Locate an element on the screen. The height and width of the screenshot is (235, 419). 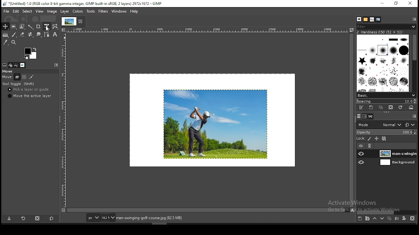
patterns is located at coordinates (365, 19).